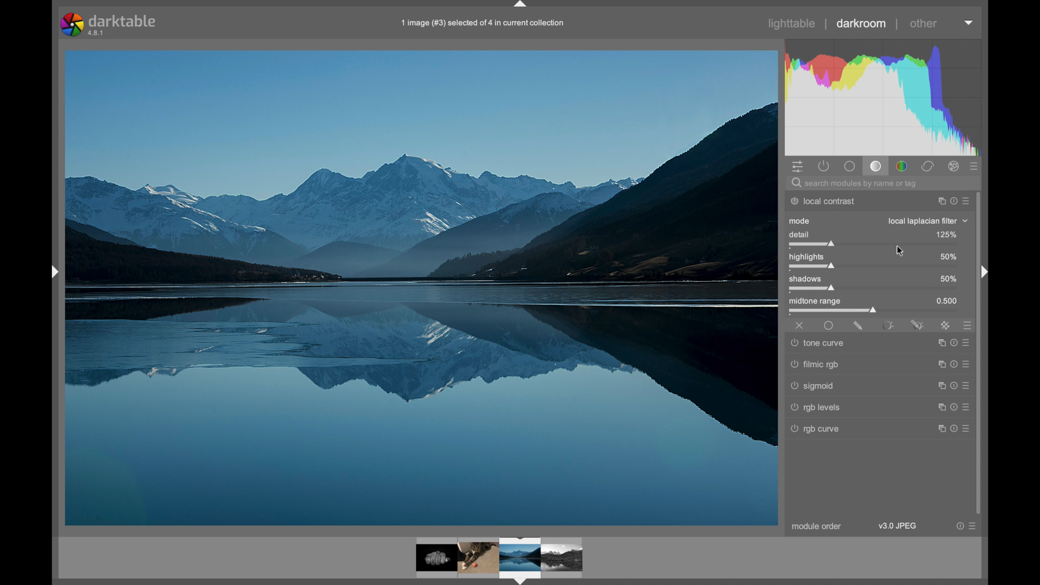  Describe the element at coordinates (824, 166) in the screenshot. I see `show  active  modules only` at that location.